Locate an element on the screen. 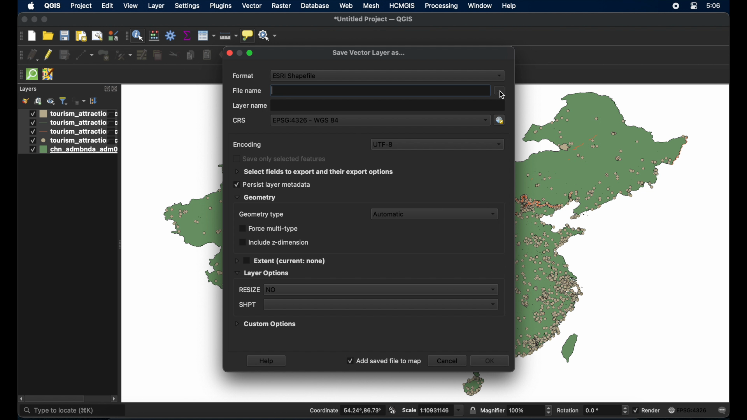 The image size is (747, 420). measure line is located at coordinates (229, 35).